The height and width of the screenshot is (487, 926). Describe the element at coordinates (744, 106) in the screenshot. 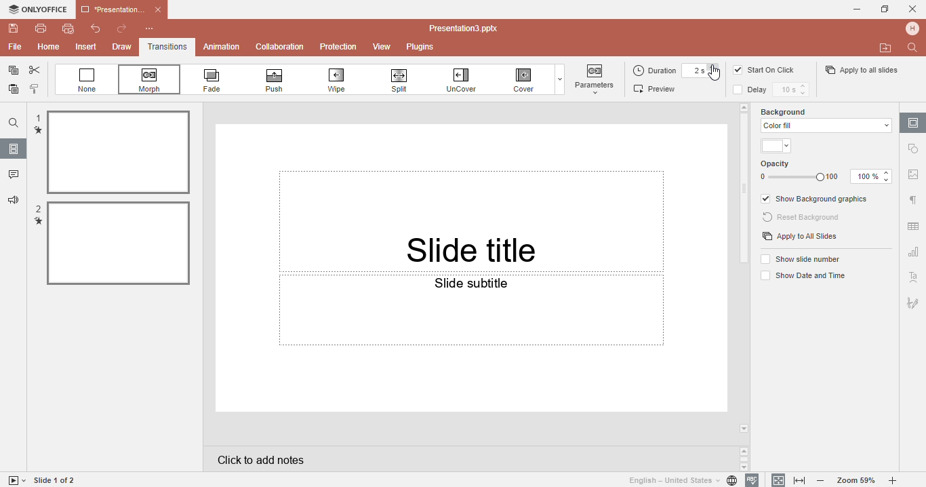

I see `arrow up` at that location.